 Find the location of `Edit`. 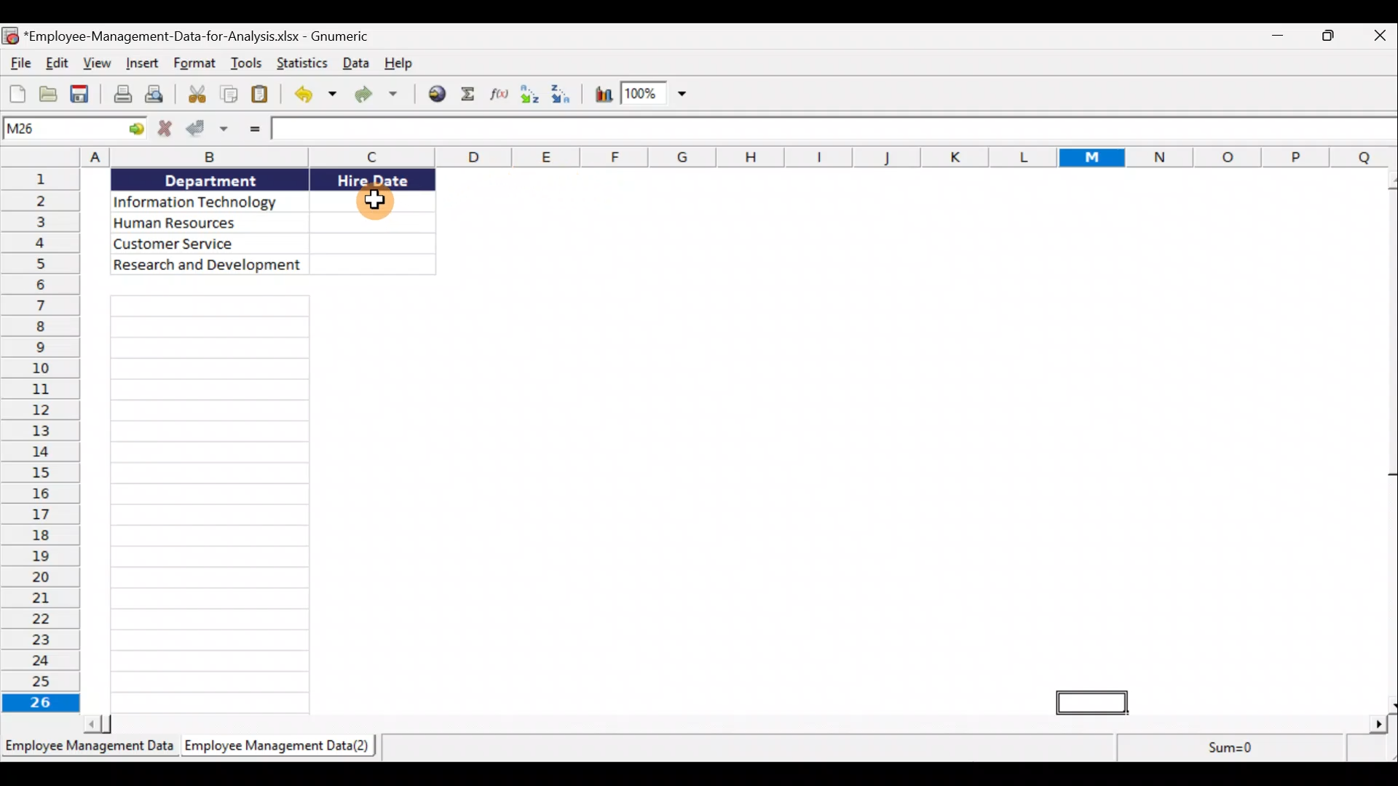

Edit is located at coordinates (56, 63).